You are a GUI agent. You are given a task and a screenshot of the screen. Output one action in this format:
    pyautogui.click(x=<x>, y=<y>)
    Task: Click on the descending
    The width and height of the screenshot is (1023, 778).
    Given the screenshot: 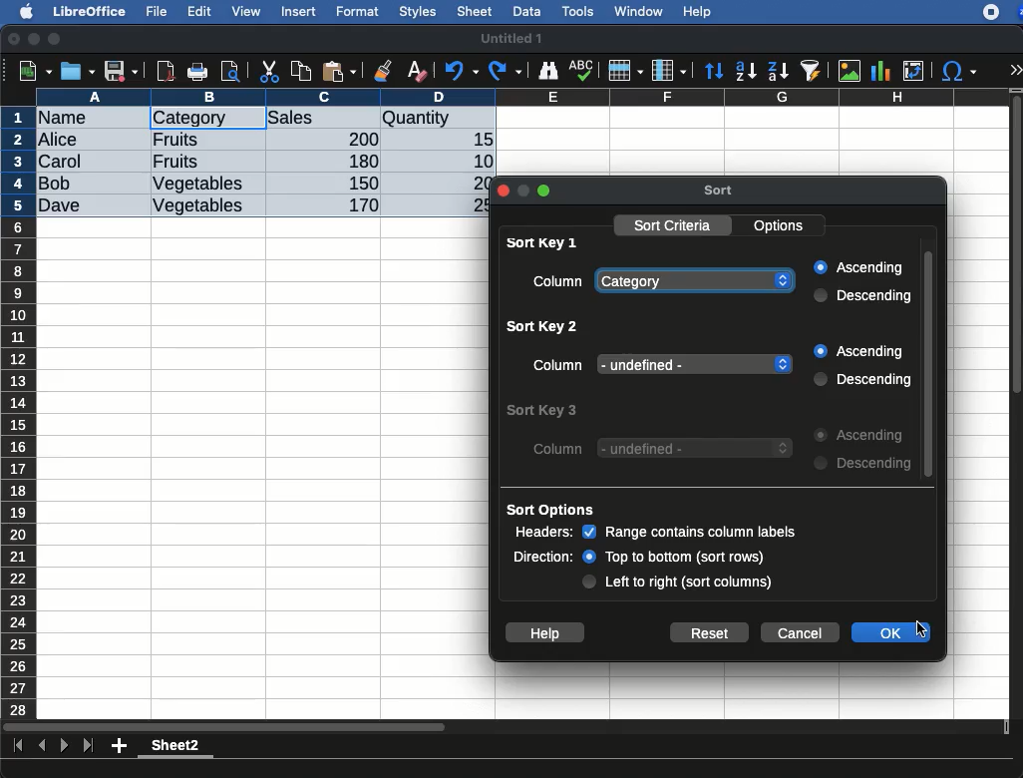 What is the action you would take?
    pyautogui.click(x=863, y=294)
    